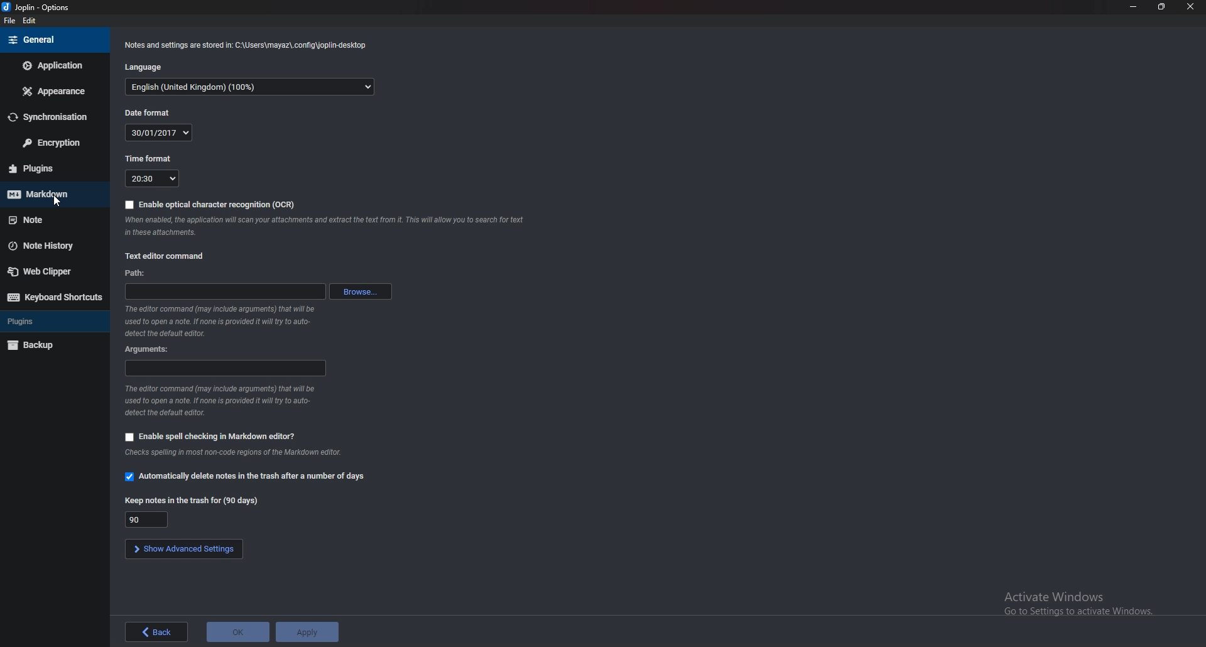 The height and width of the screenshot is (647, 1206). What do you see at coordinates (53, 270) in the screenshot?
I see `Web Clipper` at bounding box center [53, 270].